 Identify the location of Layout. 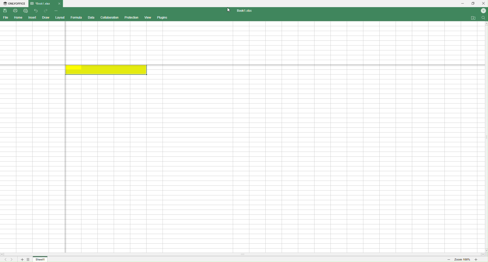
(60, 17).